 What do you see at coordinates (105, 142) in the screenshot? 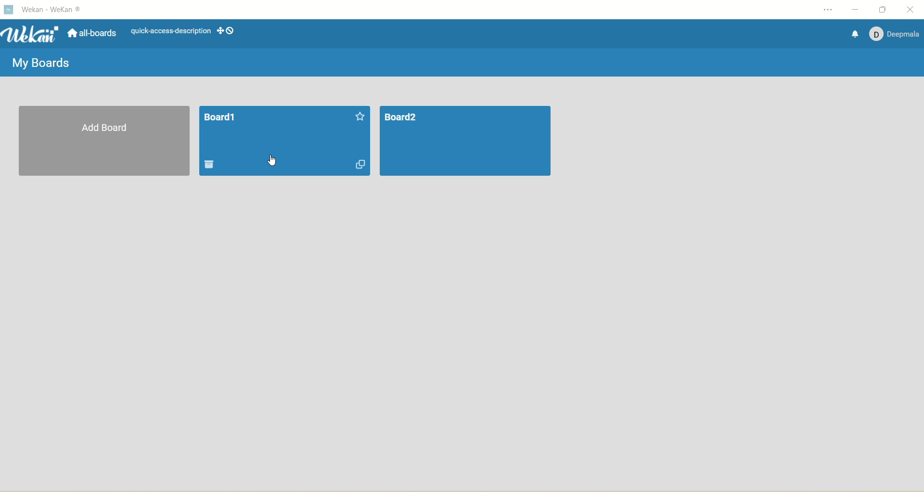
I see `add board` at bounding box center [105, 142].